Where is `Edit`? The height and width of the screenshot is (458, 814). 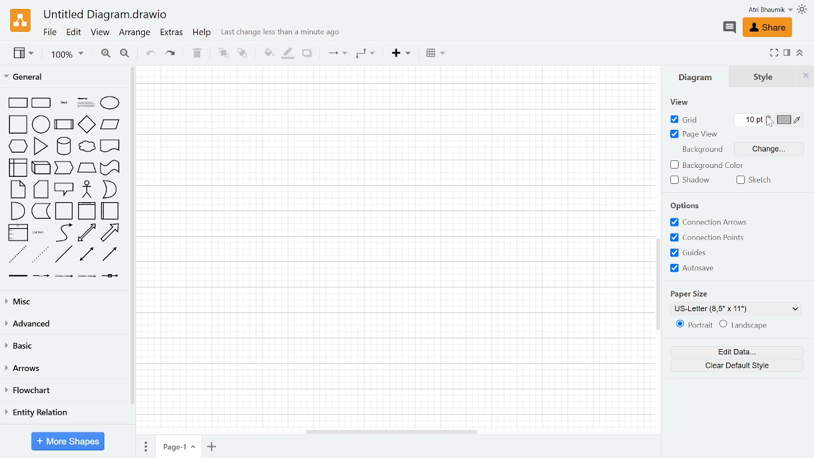
Edit is located at coordinates (75, 32).